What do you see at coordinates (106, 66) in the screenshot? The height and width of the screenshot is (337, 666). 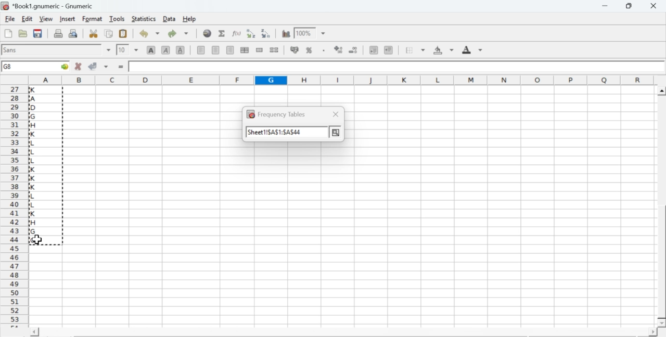 I see `accept changes across selection` at bounding box center [106, 66].